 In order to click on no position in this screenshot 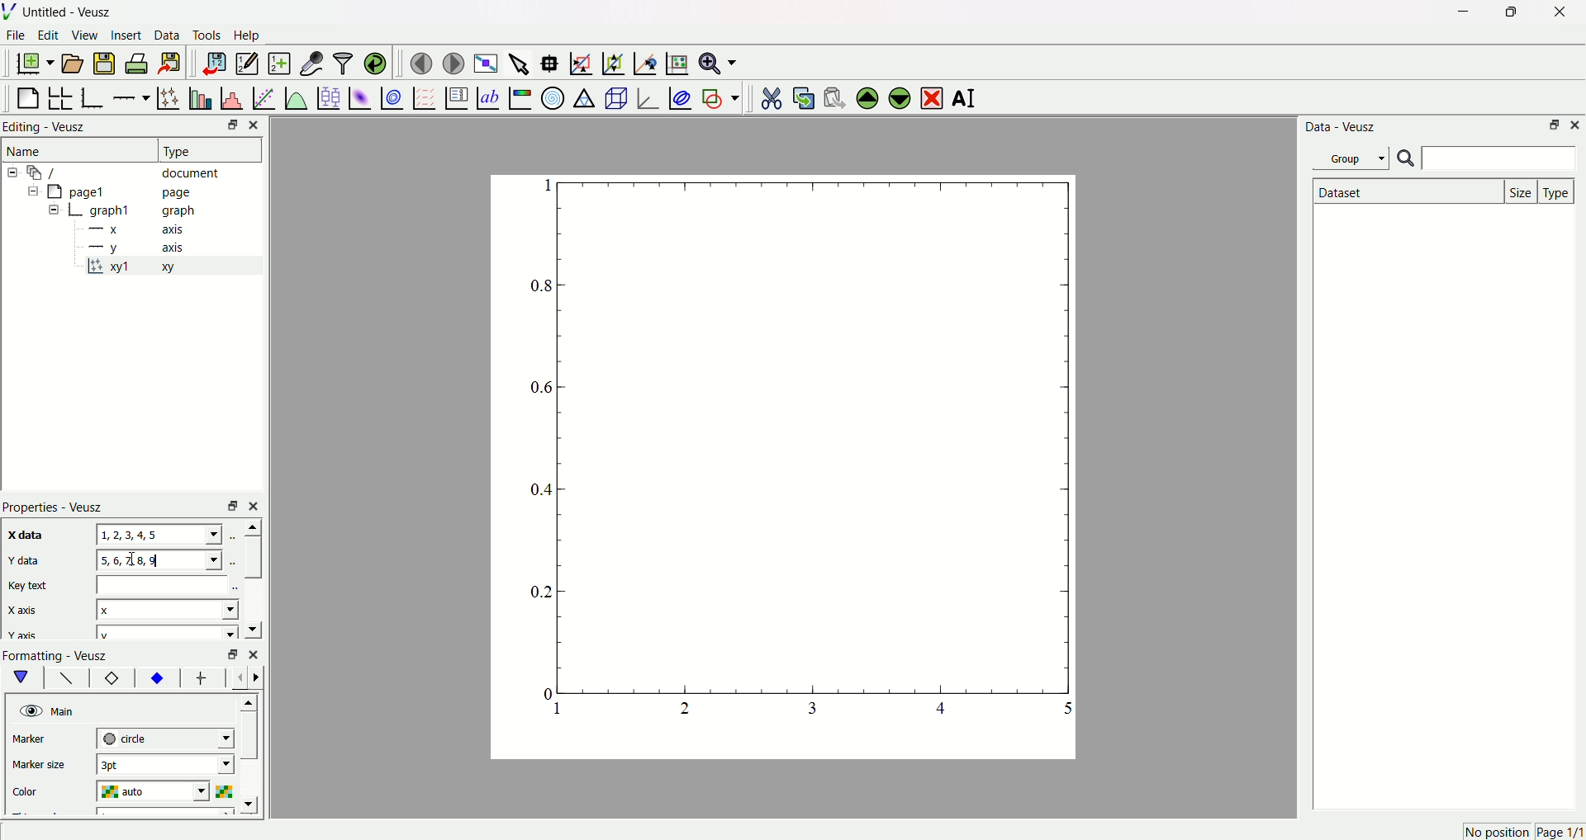, I will do `click(1495, 832)`.